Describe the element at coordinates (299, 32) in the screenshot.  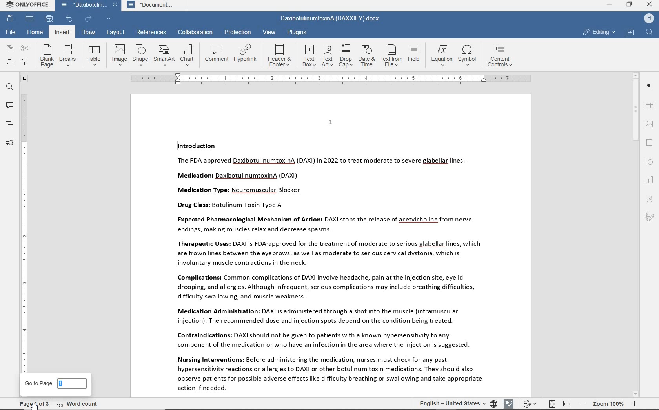
I see `plugins` at that location.